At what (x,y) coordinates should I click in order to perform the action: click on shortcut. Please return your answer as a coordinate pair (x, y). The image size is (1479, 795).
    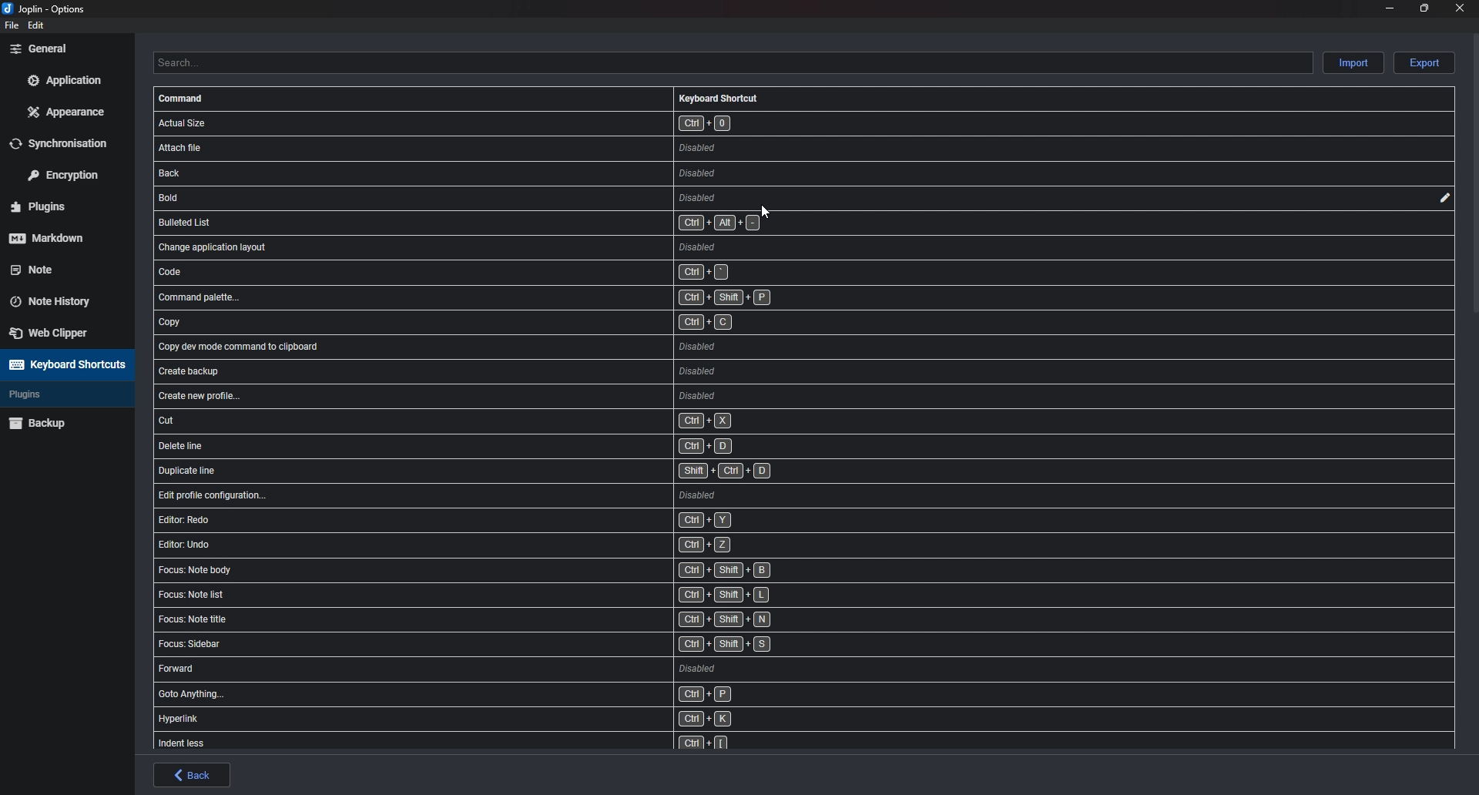
    Looking at the image, I should click on (505, 620).